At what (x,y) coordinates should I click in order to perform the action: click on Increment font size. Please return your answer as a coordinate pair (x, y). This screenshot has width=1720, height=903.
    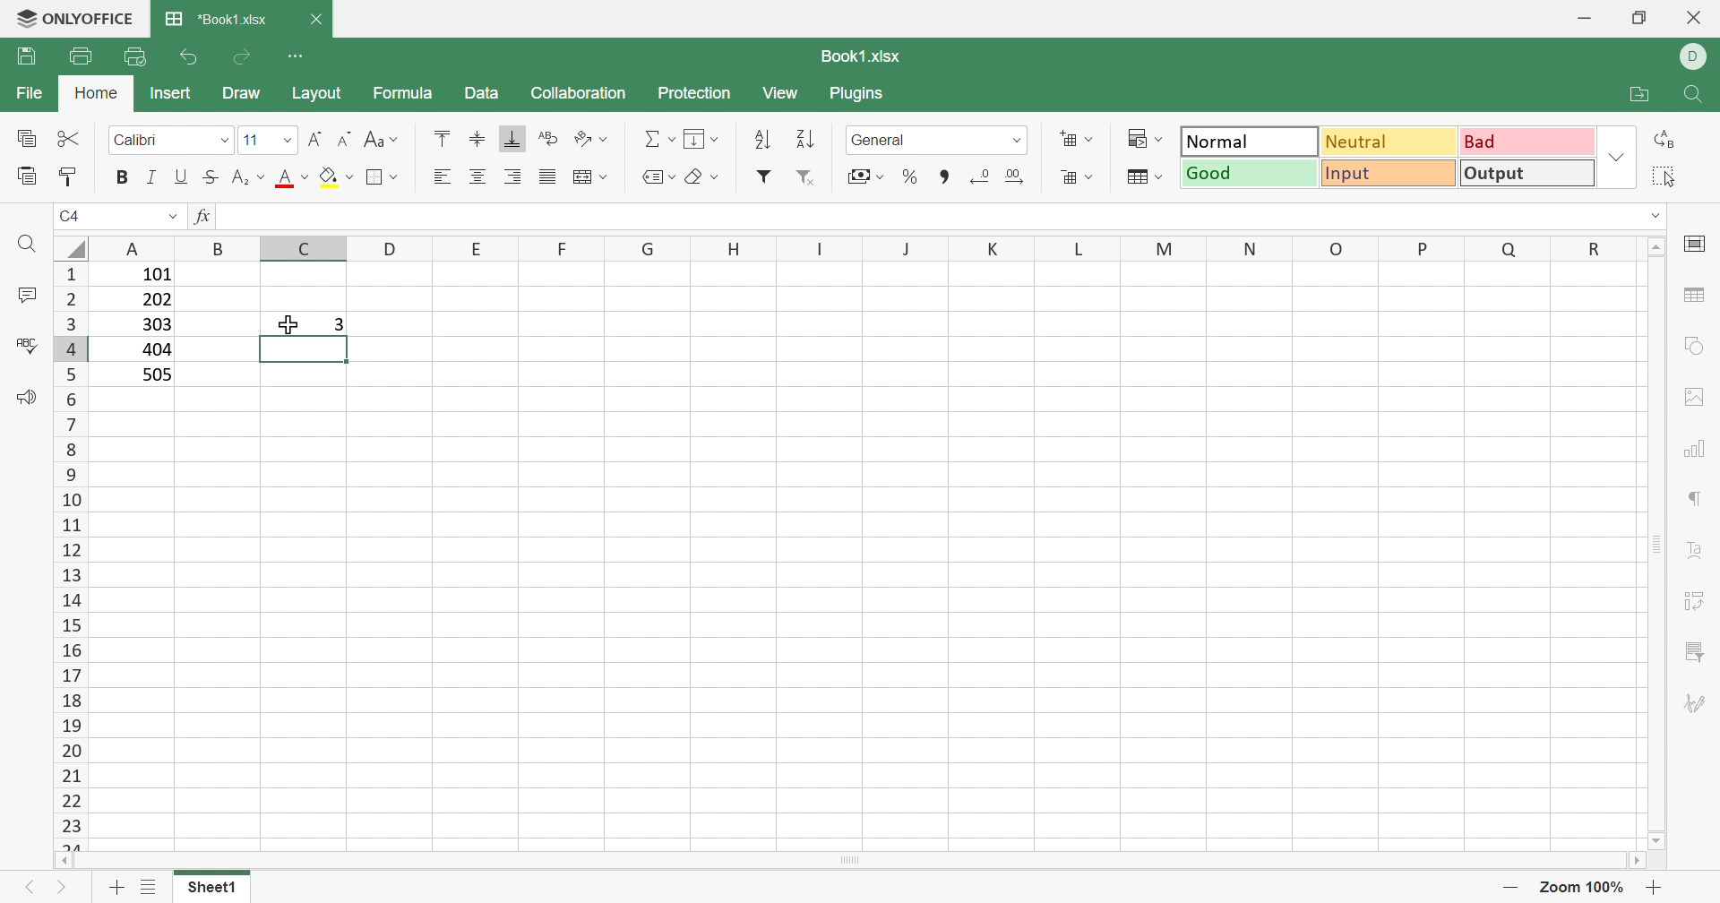
    Looking at the image, I should click on (313, 134).